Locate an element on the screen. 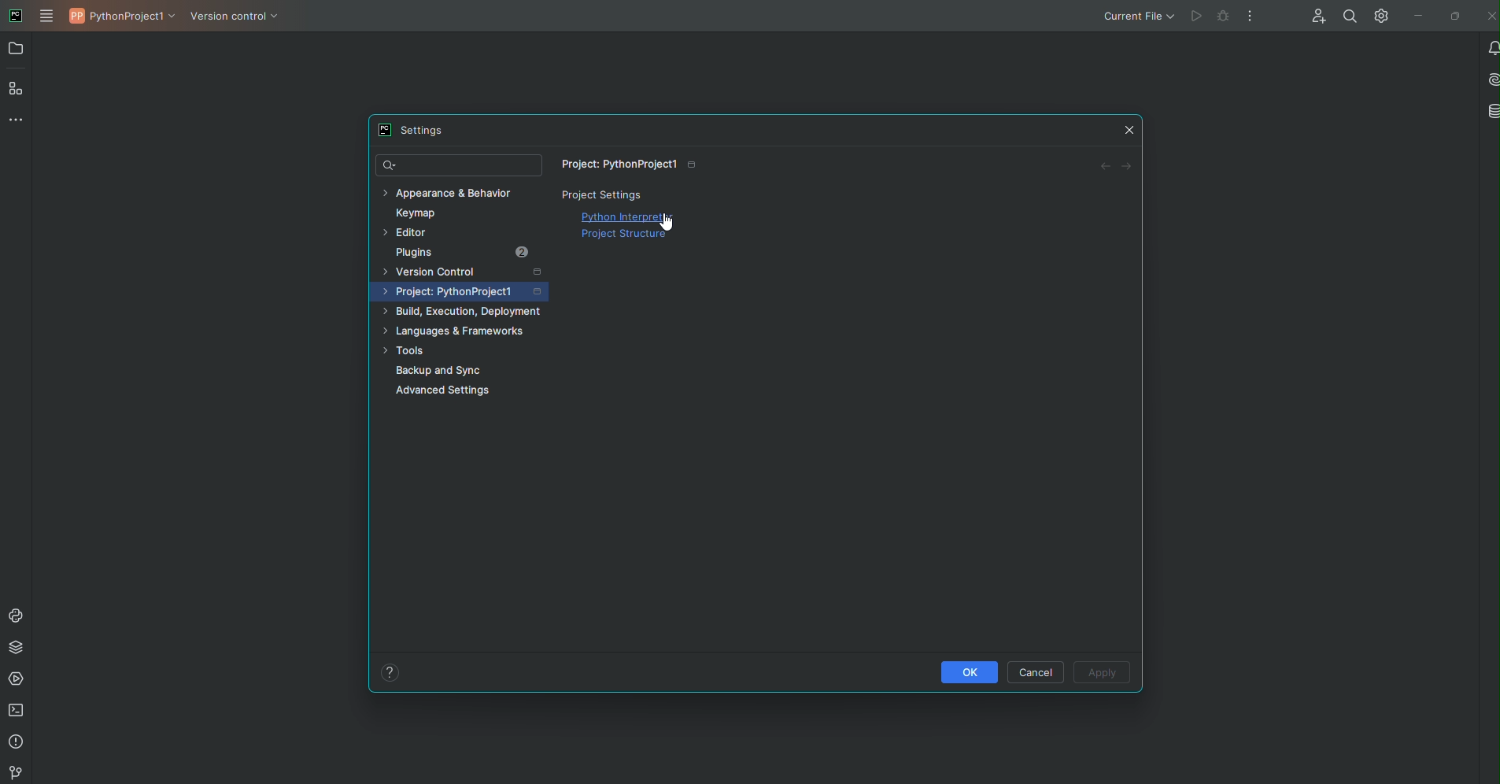 The width and height of the screenshot is (1500, 784). Console is located at coordinates (15, 613).